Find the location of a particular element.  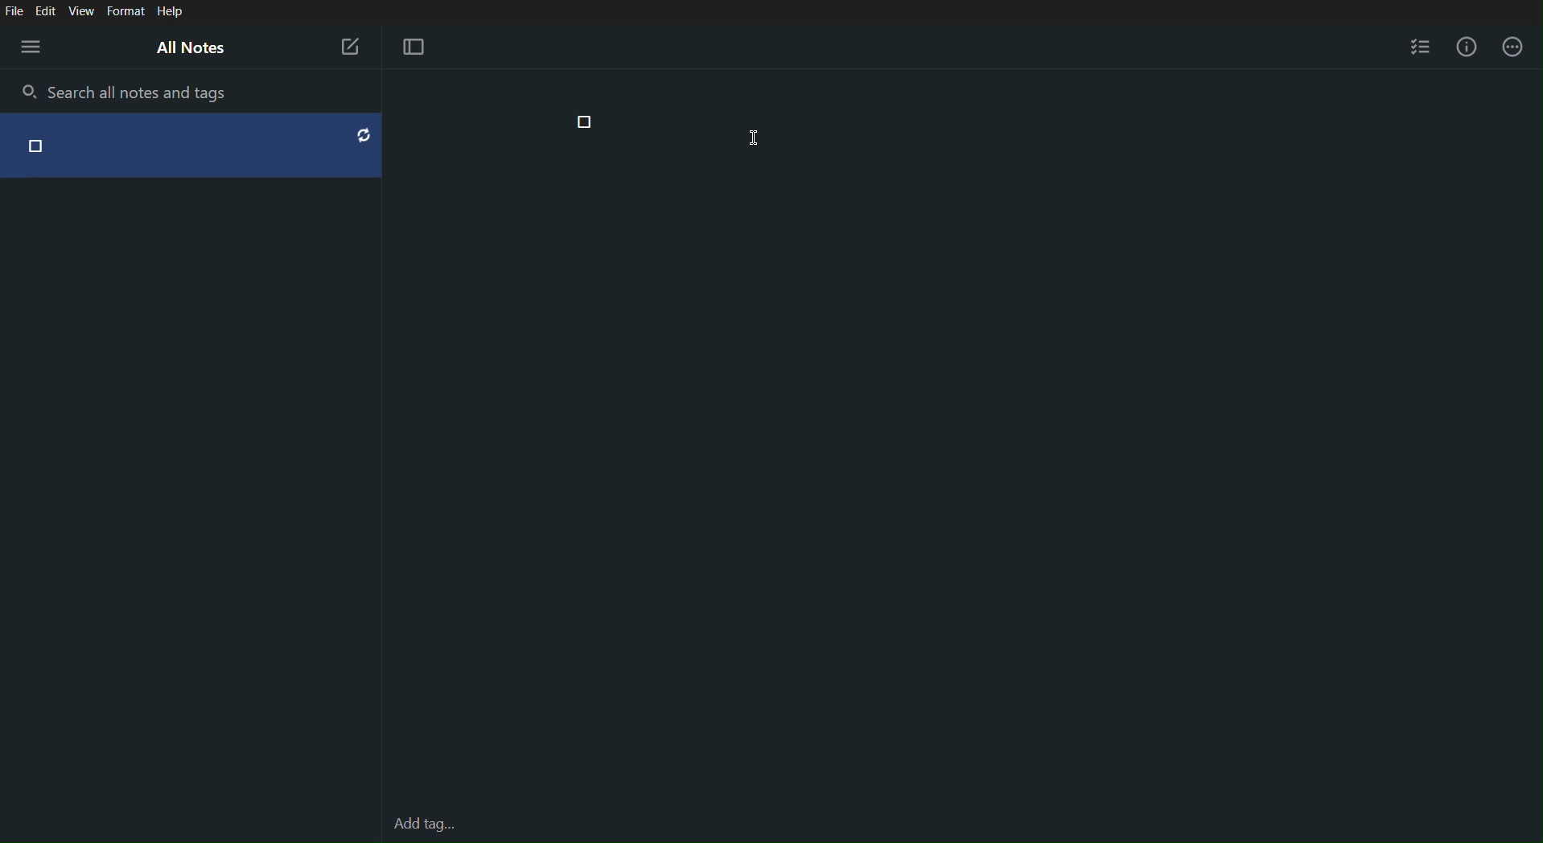

Cursor is located at coordinates (755, 138).